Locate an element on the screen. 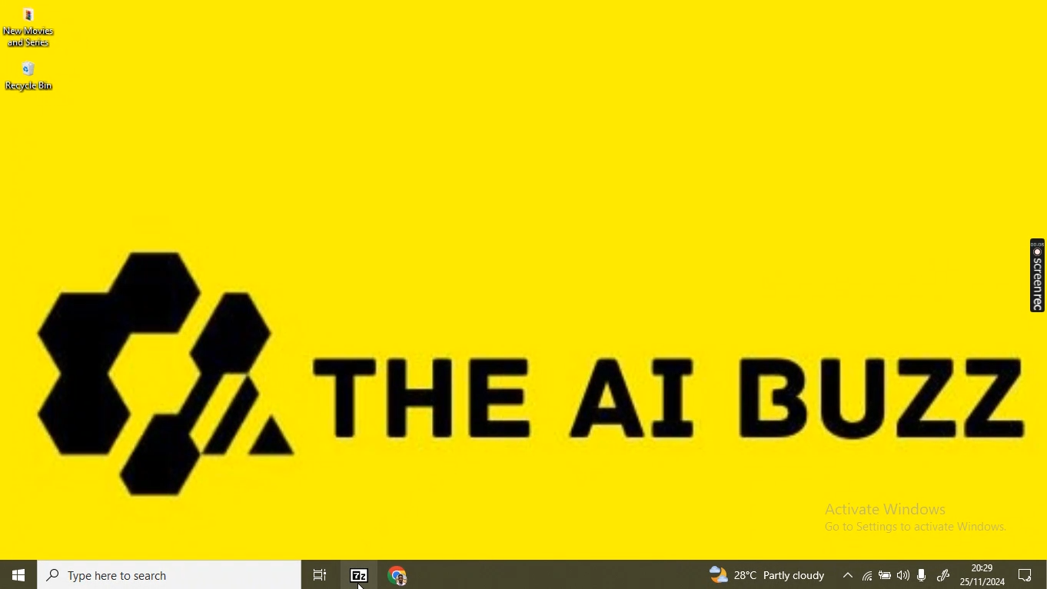 The image size is (1047, 589). notifications is located at coordinates (1025, 574).